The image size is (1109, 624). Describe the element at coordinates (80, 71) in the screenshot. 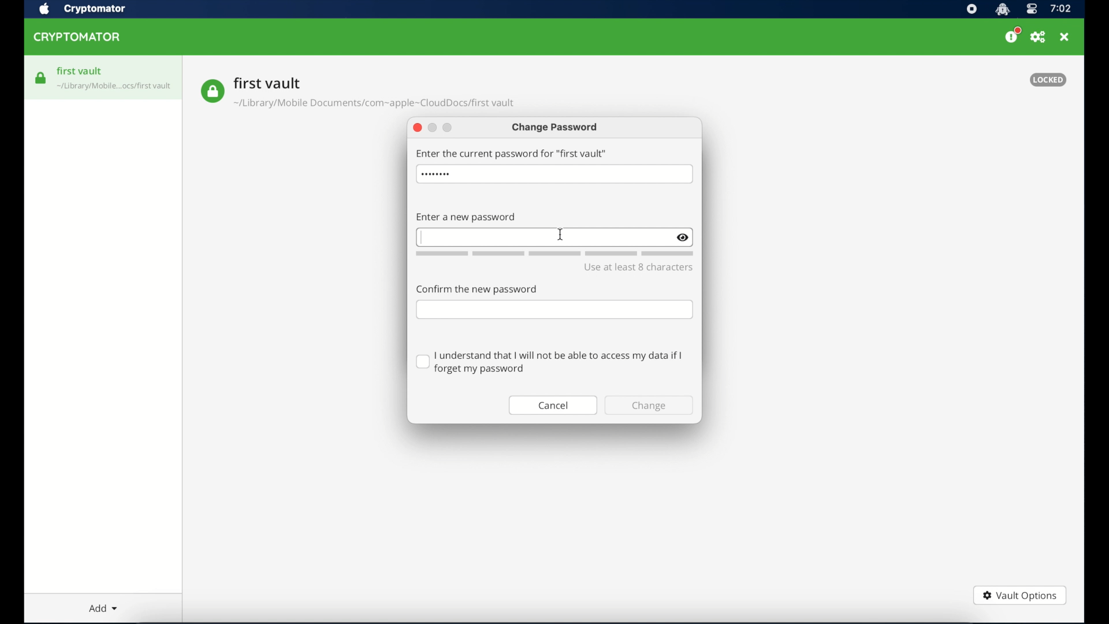

I see `first vault` at that location.